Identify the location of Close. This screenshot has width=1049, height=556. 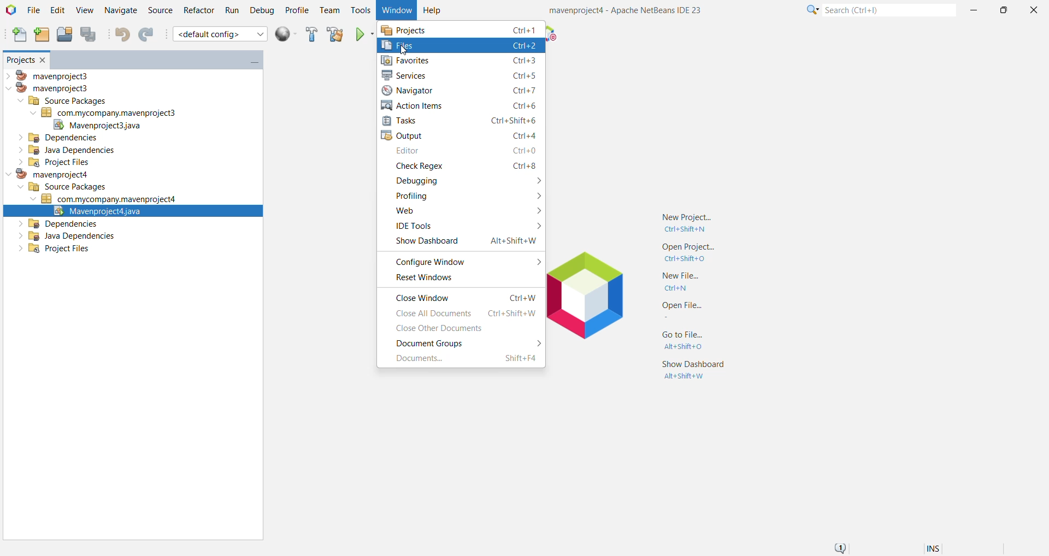
(1033, 9).